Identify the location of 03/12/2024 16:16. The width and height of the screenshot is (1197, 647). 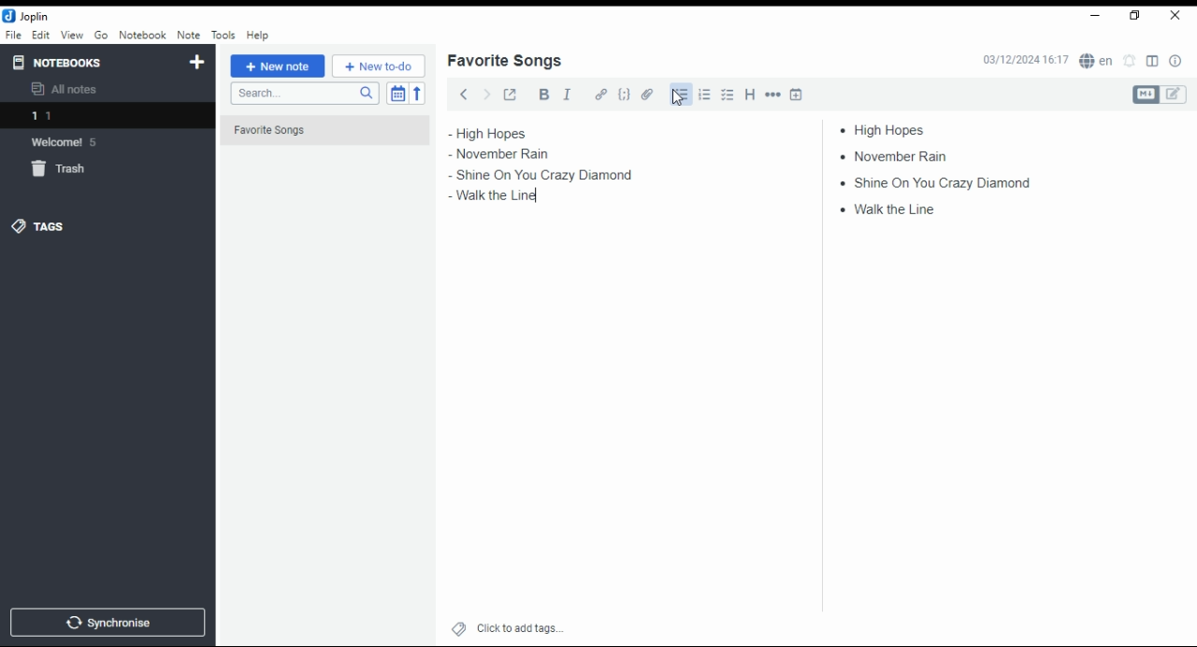
(1025, 60).